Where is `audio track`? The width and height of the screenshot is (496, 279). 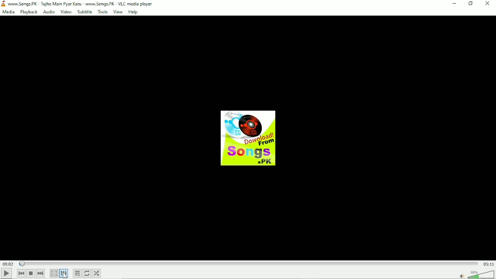 audio track is located at coordinates (249, 138).